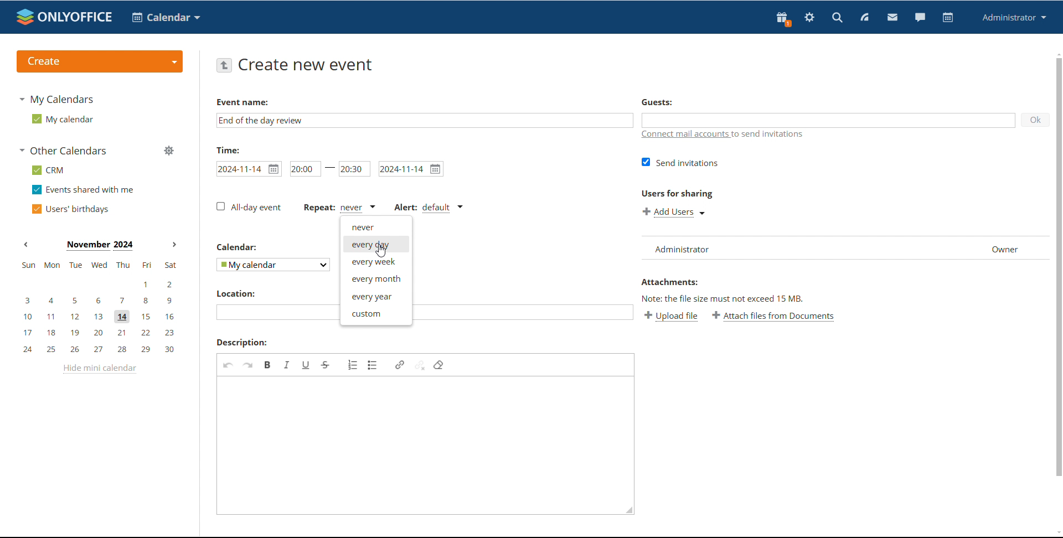 This screenshot has width=1063, height=538. I want to click on 24, 25, 26, 27, 28, 29, 30 , so click(102, 350).